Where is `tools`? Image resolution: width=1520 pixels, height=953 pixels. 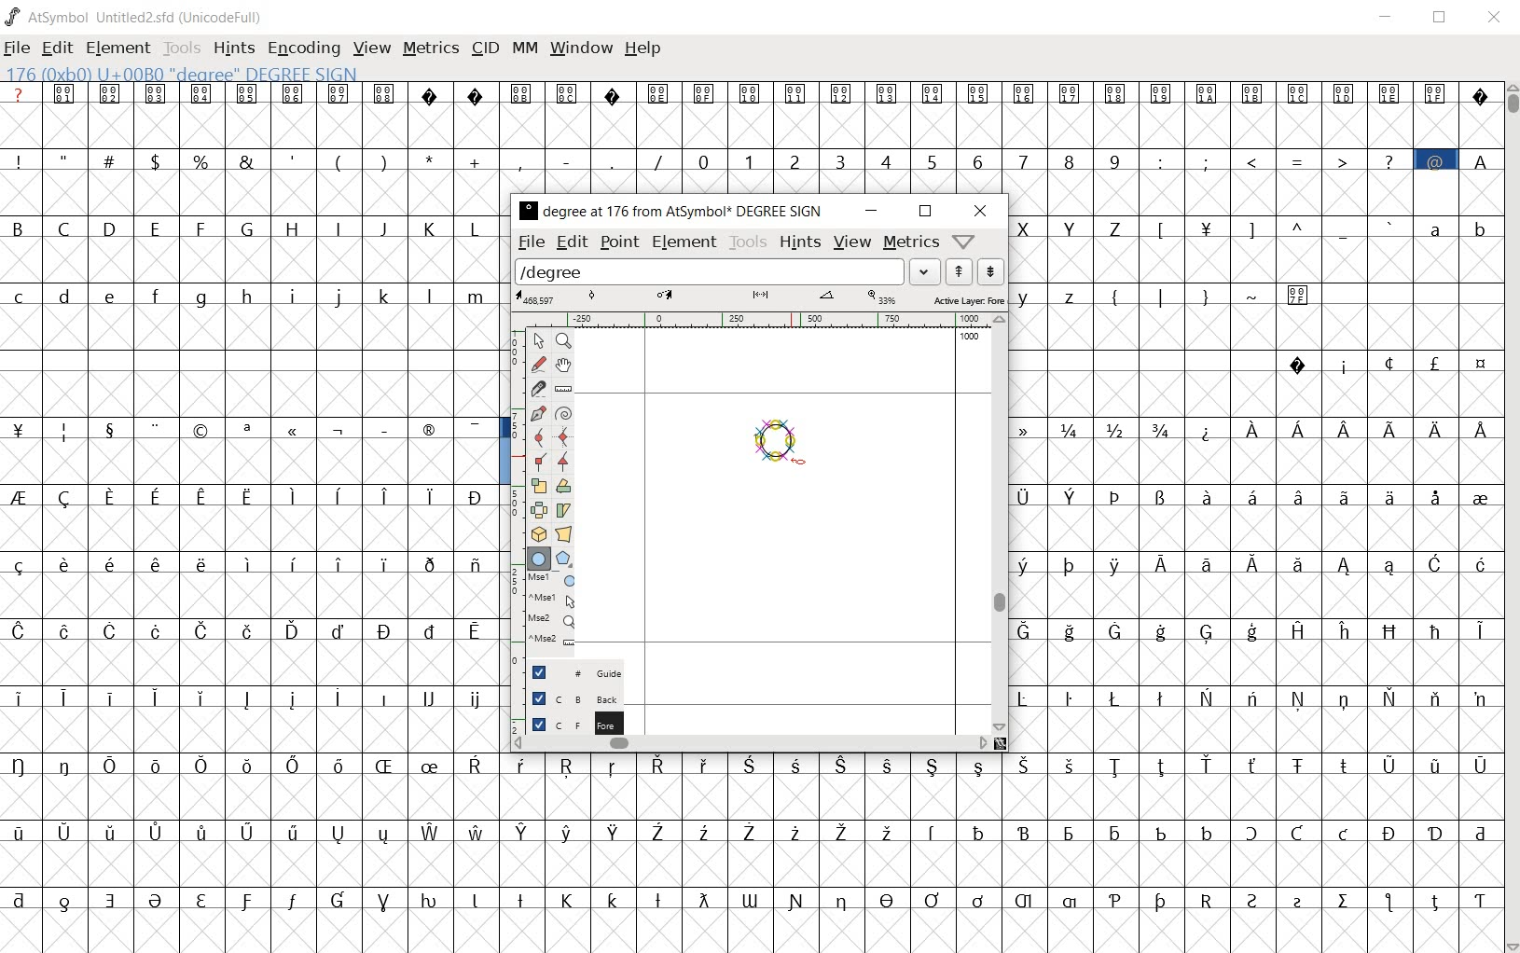
tools is located at coordinates (182, 48).